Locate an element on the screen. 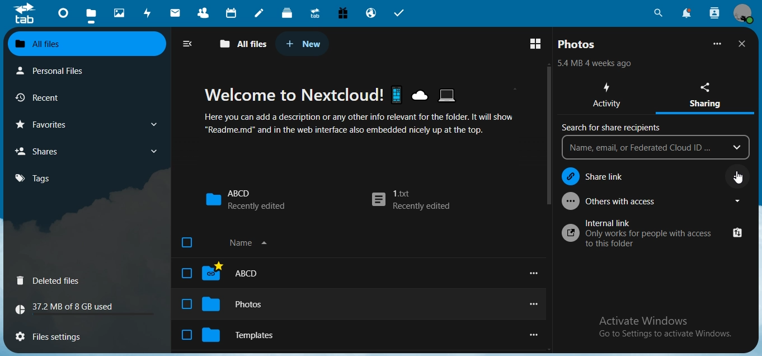 The width and height of the screenshot is (762, 356). favourites is located at coordinates (85, 124).